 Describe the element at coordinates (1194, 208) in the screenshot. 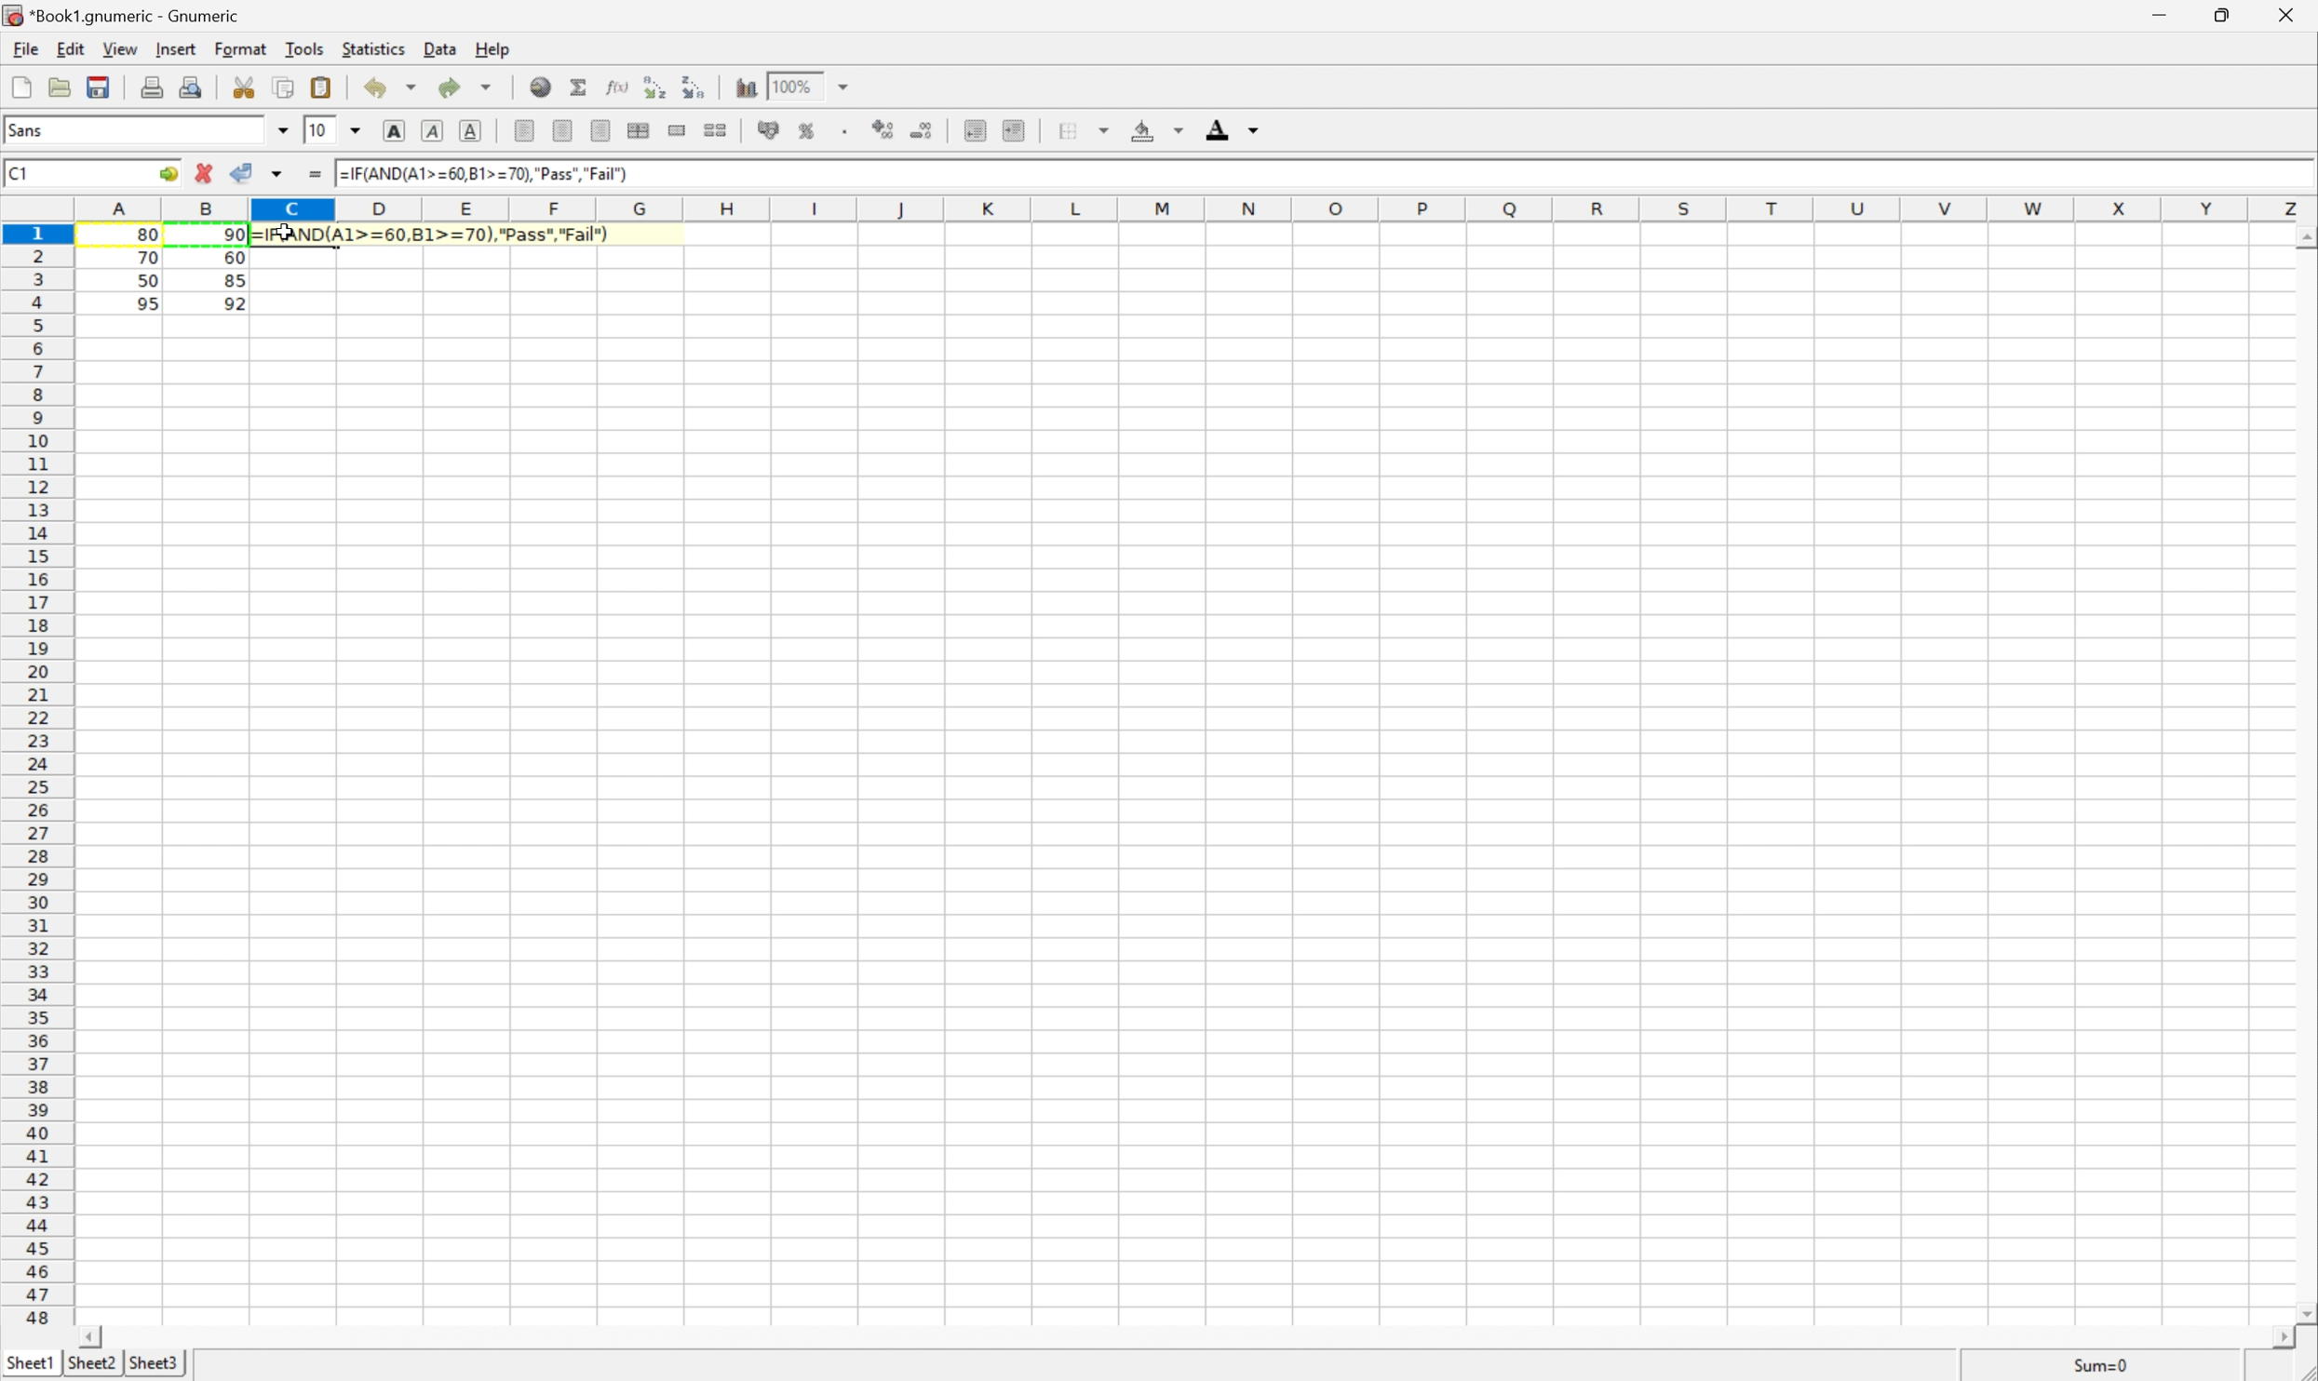

I see `Column names` at that location.